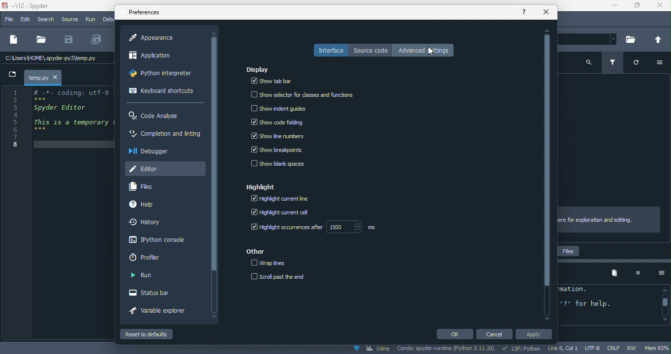  Describe the element at coordinates (214, 154) in the screenshot. I see `vertical scroll bar` at that location.